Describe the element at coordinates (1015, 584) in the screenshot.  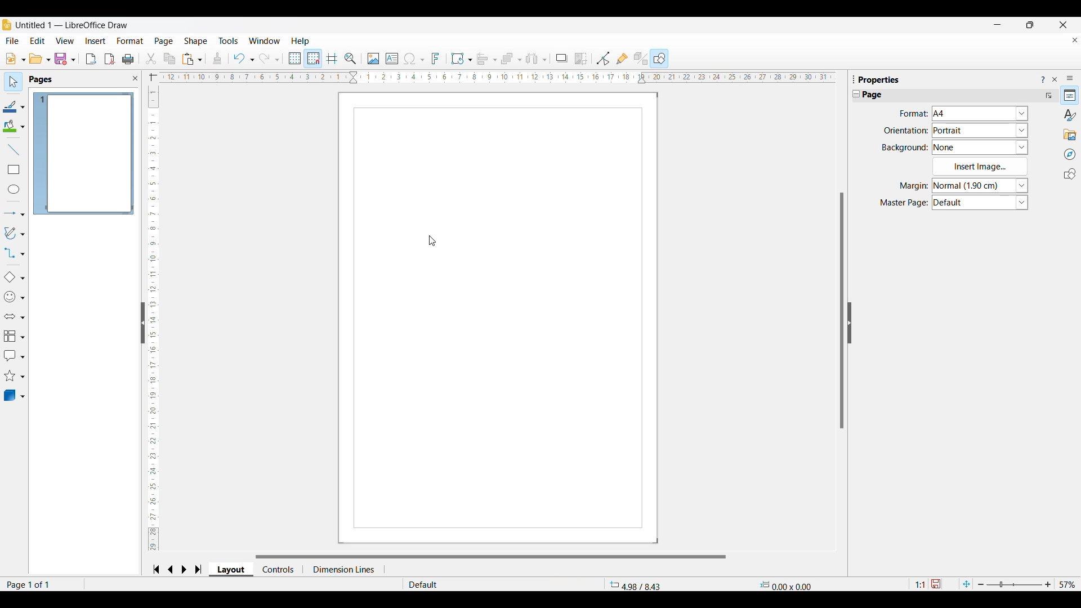
I see `Page zoom slider` at that location.